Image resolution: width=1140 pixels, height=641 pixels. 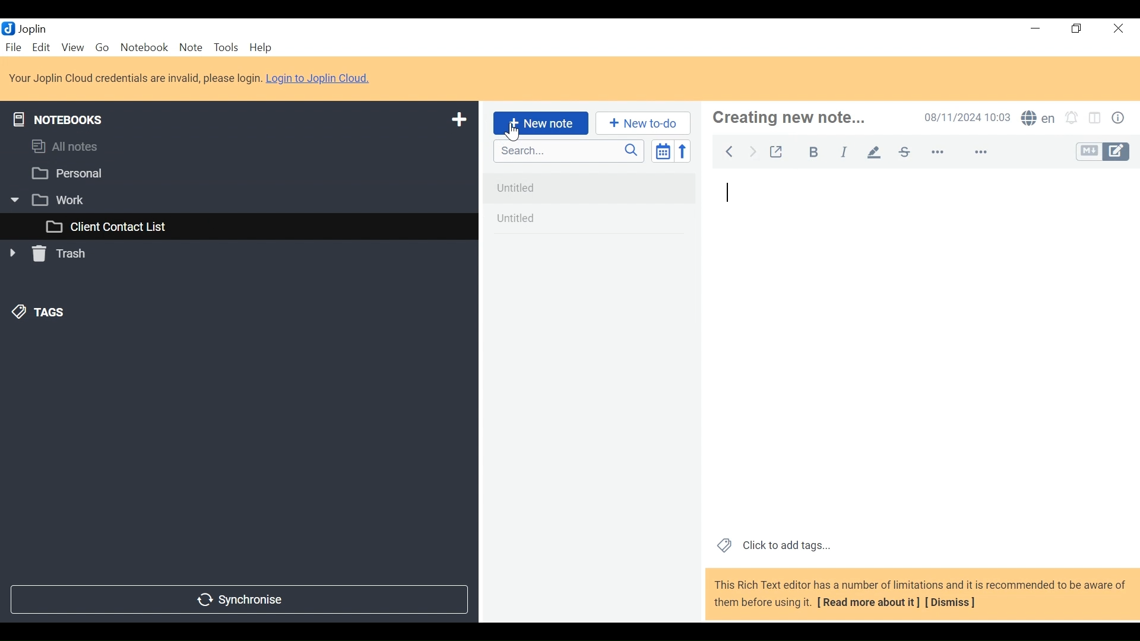 I want to click on Help, so click(x=259, y=47).